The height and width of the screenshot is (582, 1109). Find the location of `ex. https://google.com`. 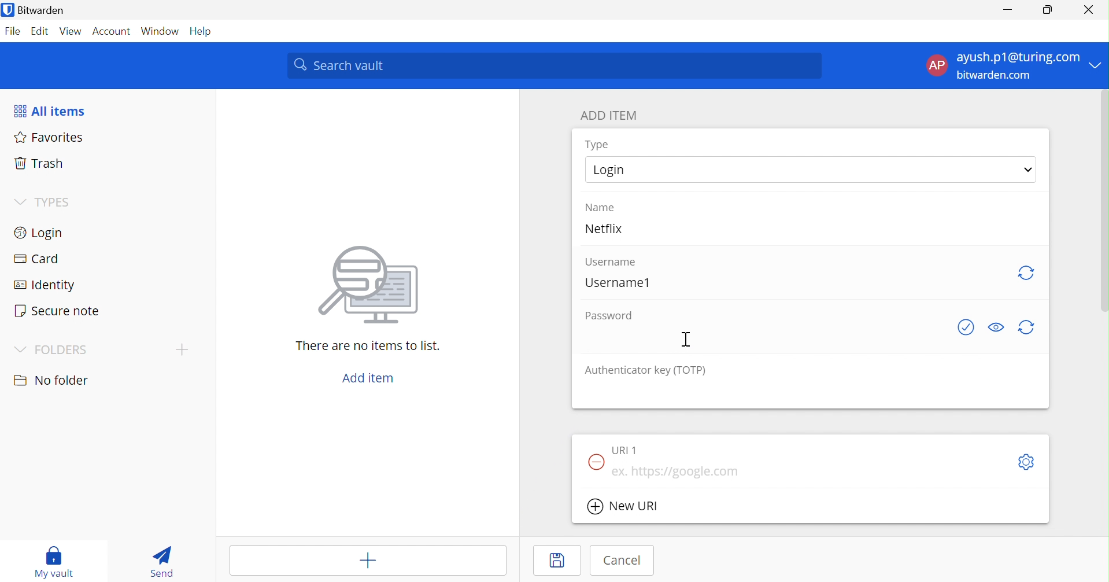

ex. https://google.com is located at coordinates (677, 472).